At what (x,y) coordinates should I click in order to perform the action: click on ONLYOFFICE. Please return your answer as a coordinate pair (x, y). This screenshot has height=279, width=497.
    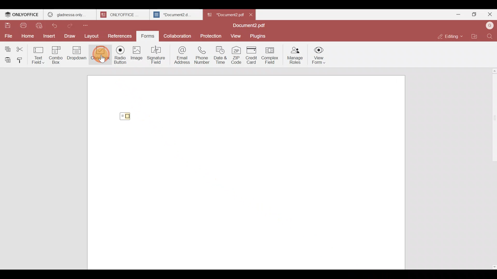
    Looking at the image, I should click on (22, 15).